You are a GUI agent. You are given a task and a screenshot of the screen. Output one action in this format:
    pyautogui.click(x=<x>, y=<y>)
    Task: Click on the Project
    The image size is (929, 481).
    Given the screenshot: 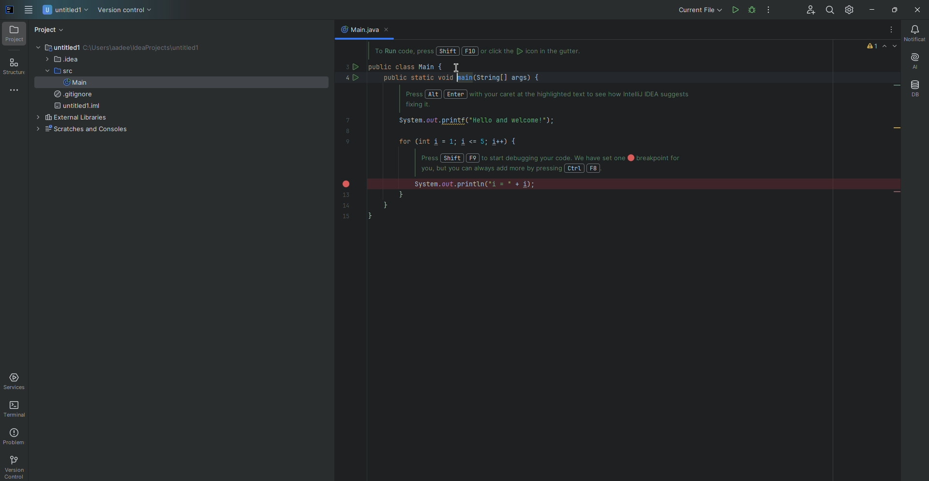 What is the action you would take?
    pyautogui.click(x=15, y=34)
    